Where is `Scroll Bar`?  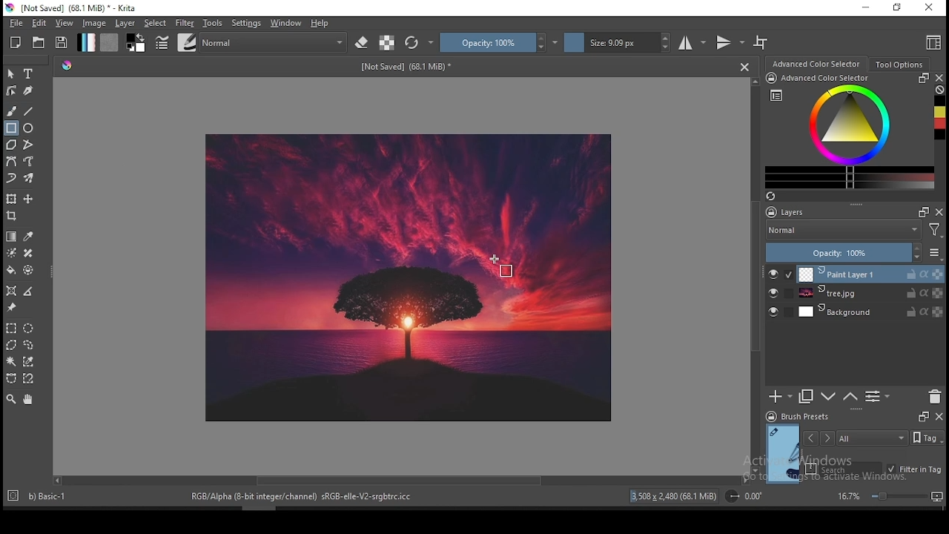 Scroll Bar is located at coordinates (754, 276).